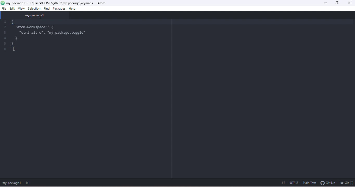 This screenshot has height=187, width=355. I want to click on help, so click(73, 9).